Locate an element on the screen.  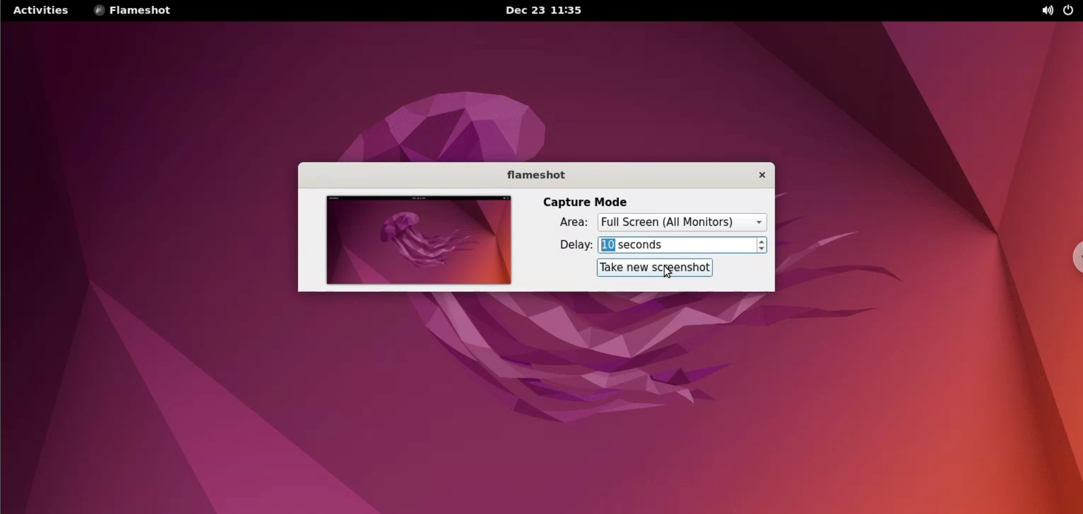
close is located at coordinates (758, 176).